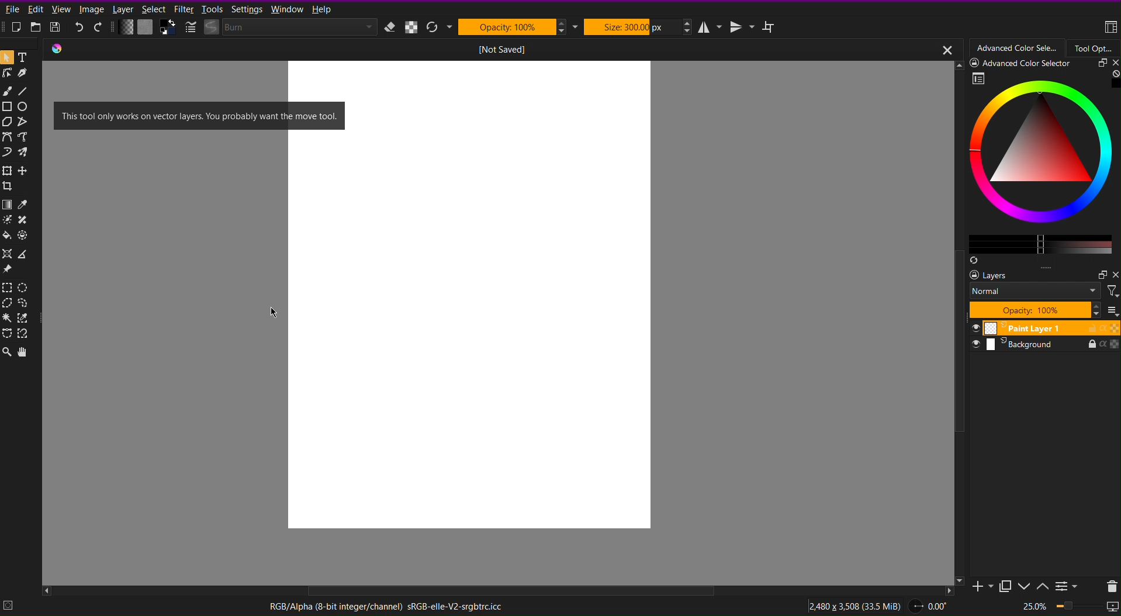 The image size is (1121, 616). I want to click on Select, so click(154, 9).